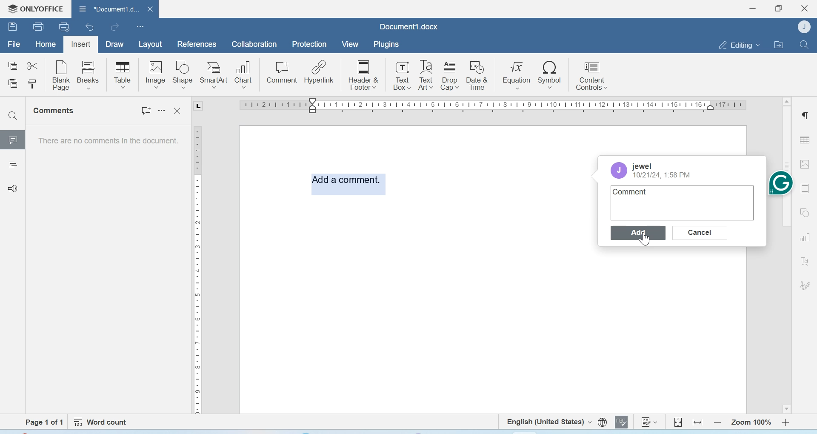  What do you see at coordinates (197, 44) in the screenshot?
I see `References` at bounding box center [197, 44].